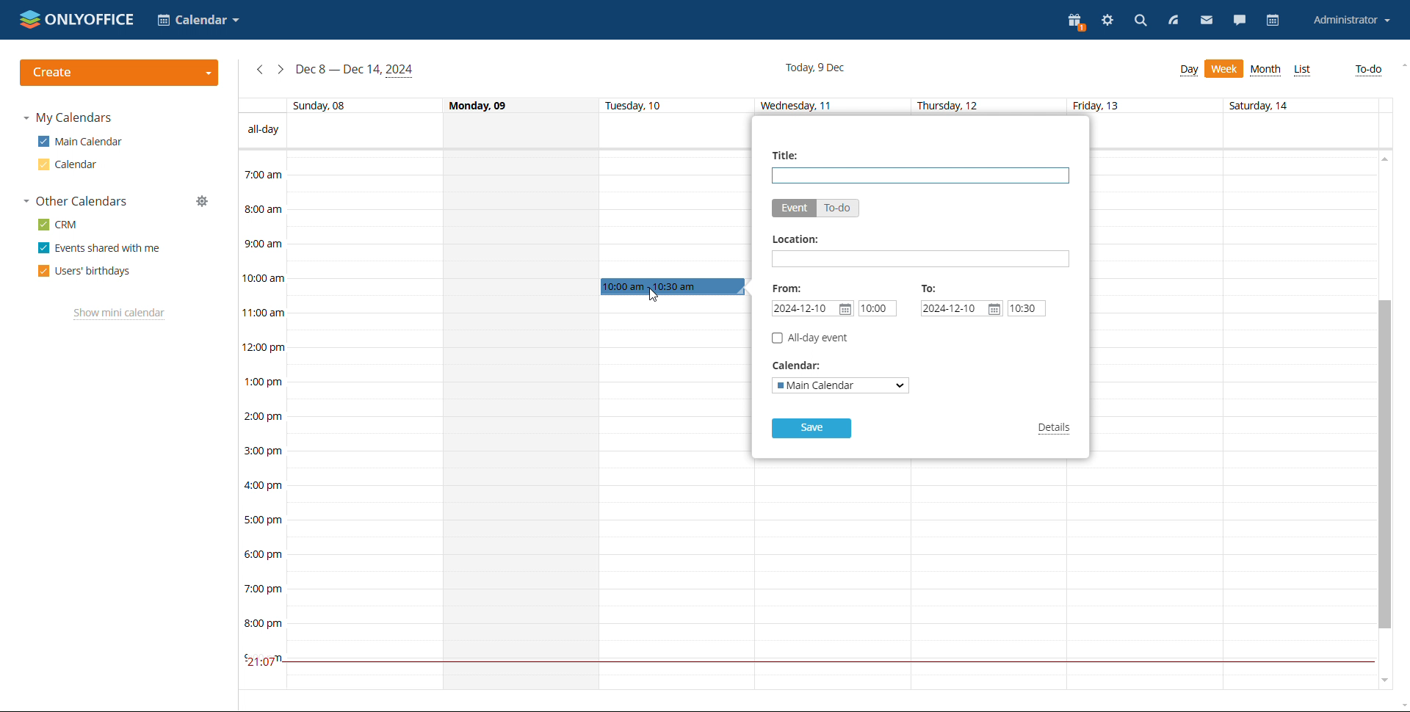 This screenshot has height=712, width=1410. I want to click on month view, so click(1268, 71).